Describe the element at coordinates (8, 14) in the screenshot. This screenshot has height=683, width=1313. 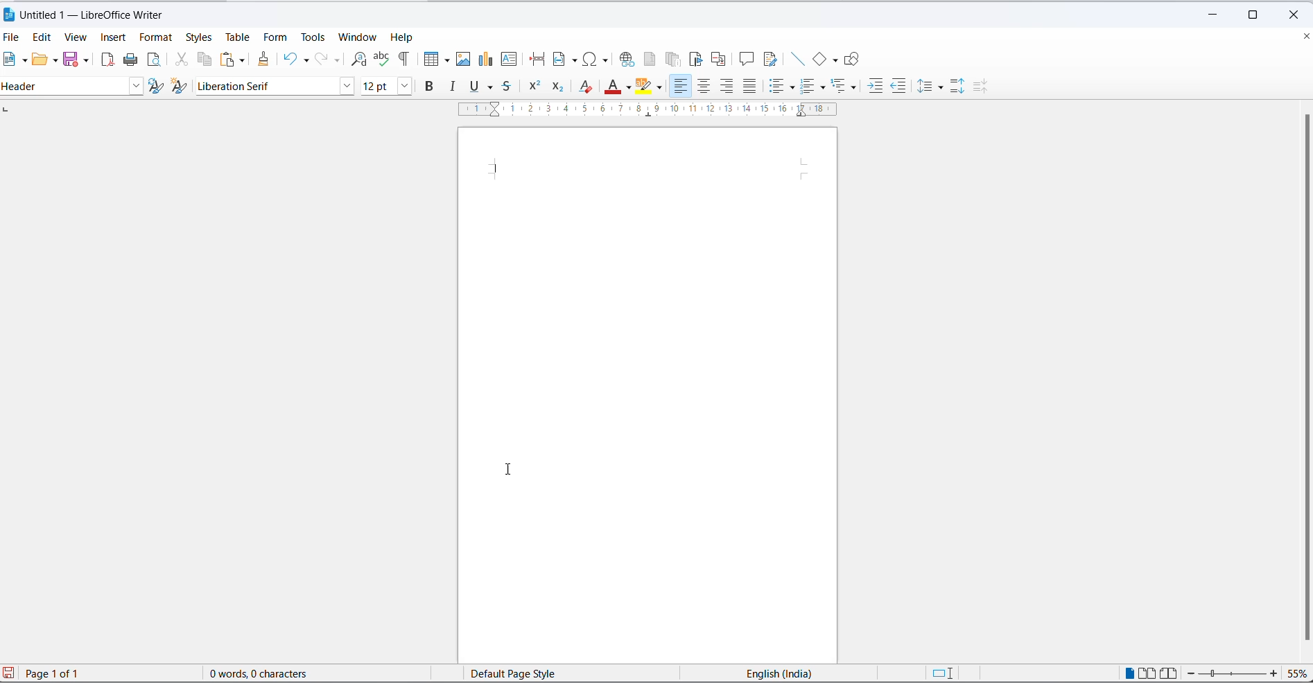
I see `LibreOffice Icon` at that location.